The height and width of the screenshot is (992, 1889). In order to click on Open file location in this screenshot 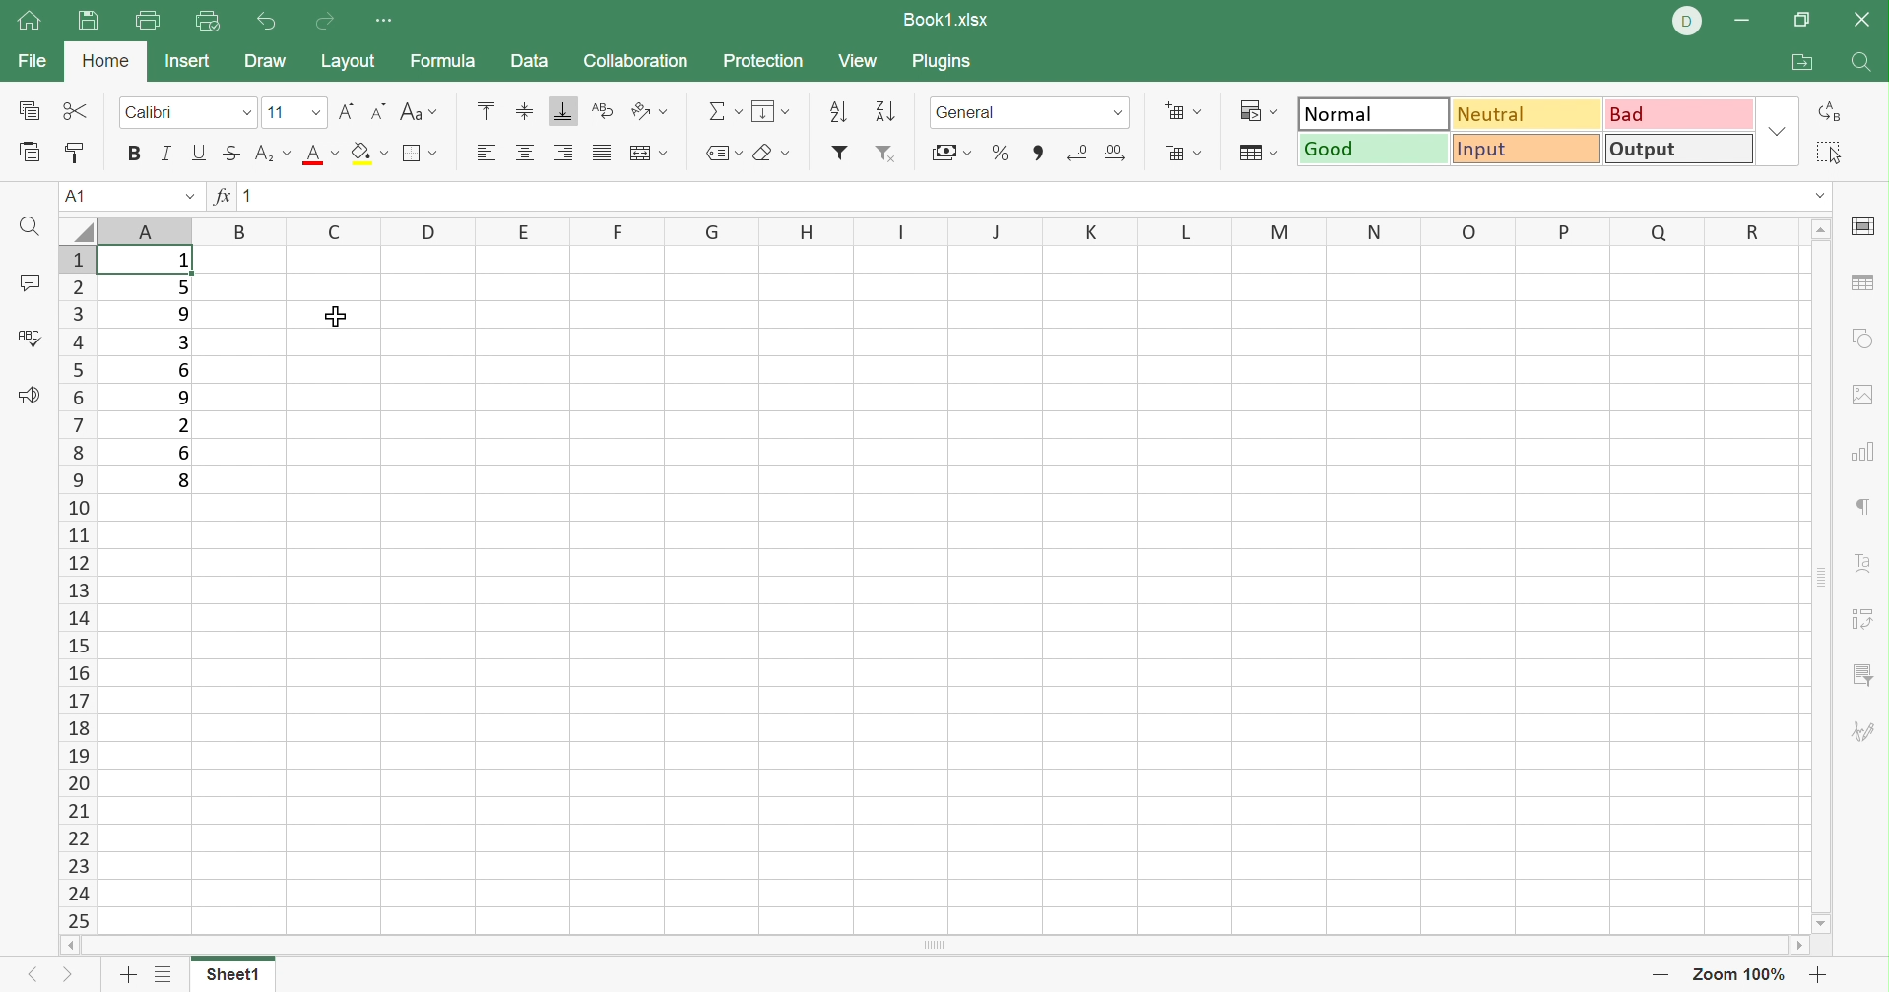, I will do `click(1803, 62)`.